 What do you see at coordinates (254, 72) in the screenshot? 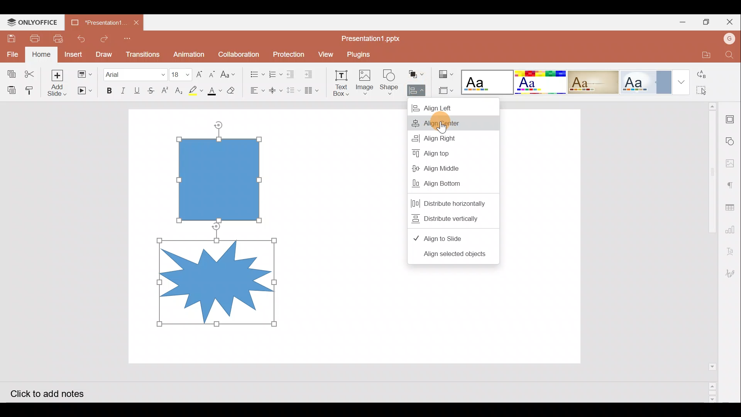
I see `Bullets` at bounding box center [254, 72].